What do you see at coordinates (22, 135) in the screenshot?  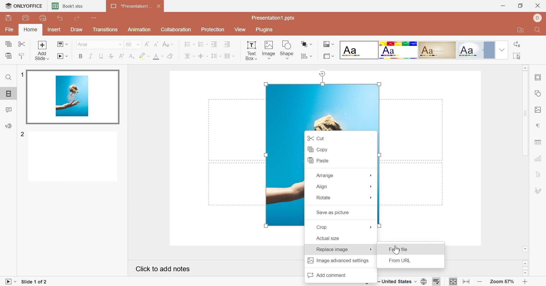 I see `2` at bounding box center [22, 135].